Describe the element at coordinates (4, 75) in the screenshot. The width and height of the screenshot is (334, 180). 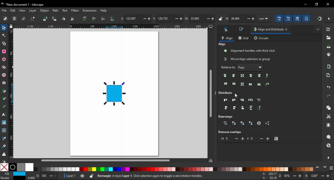
I see `3D box tool` at that location.